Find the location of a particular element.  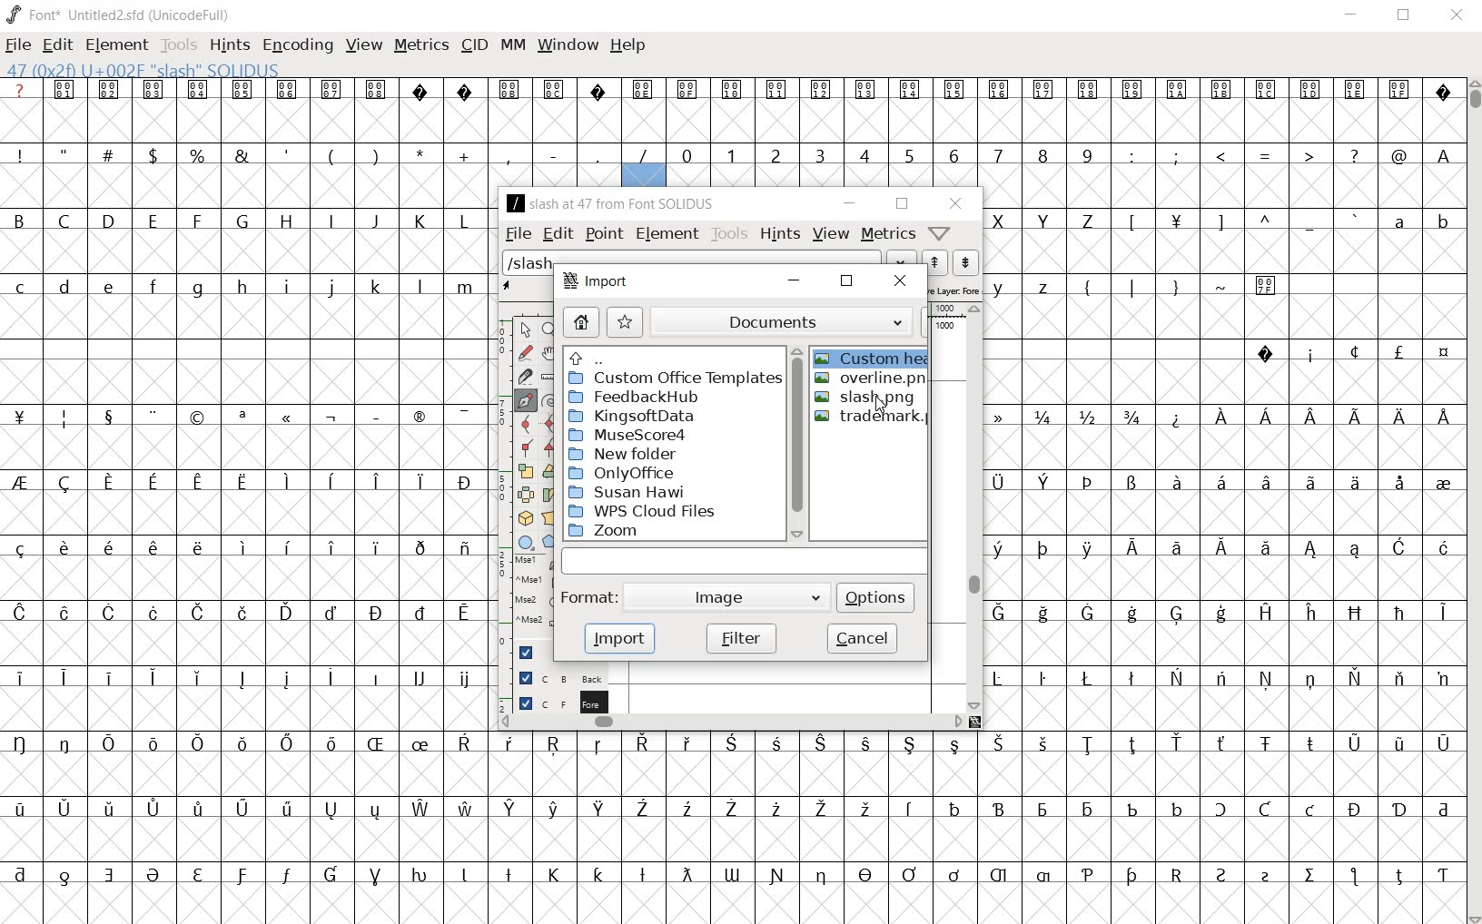

Add a corner point is located at coordinates (523, 447).